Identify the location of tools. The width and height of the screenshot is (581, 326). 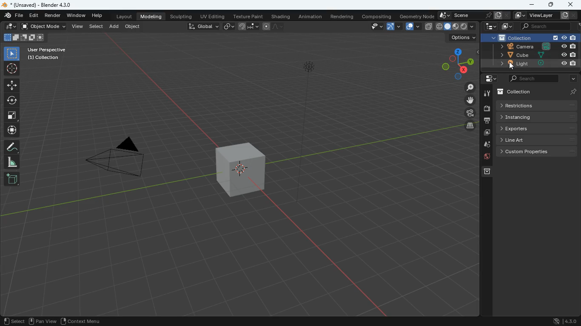
(487, 94).